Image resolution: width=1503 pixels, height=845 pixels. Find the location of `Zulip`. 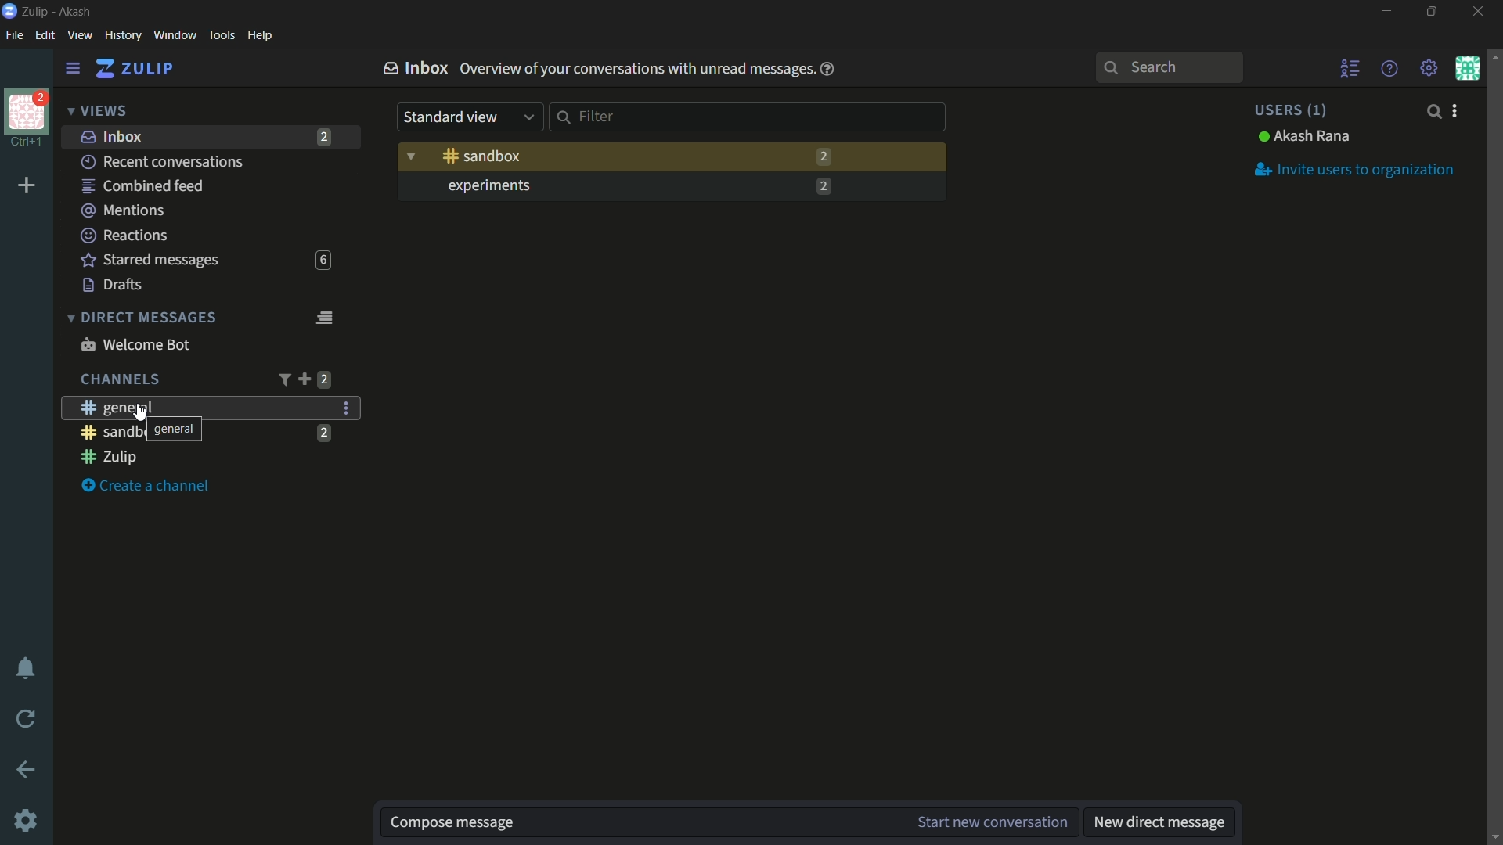

Zulip is located at coordinates (37, 11).